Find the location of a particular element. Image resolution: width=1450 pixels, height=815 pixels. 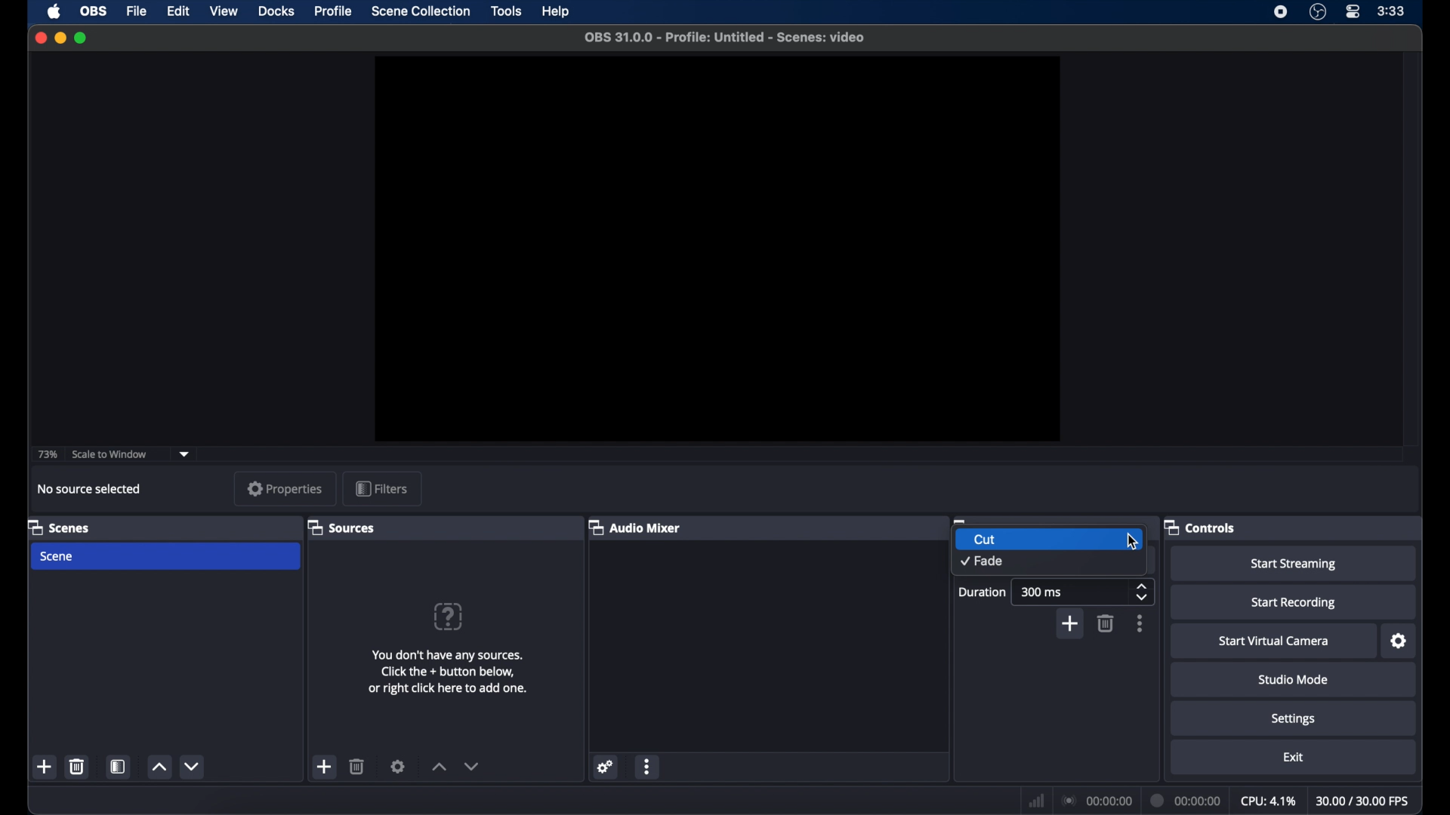

delete is located at coordinates (1106, 623).